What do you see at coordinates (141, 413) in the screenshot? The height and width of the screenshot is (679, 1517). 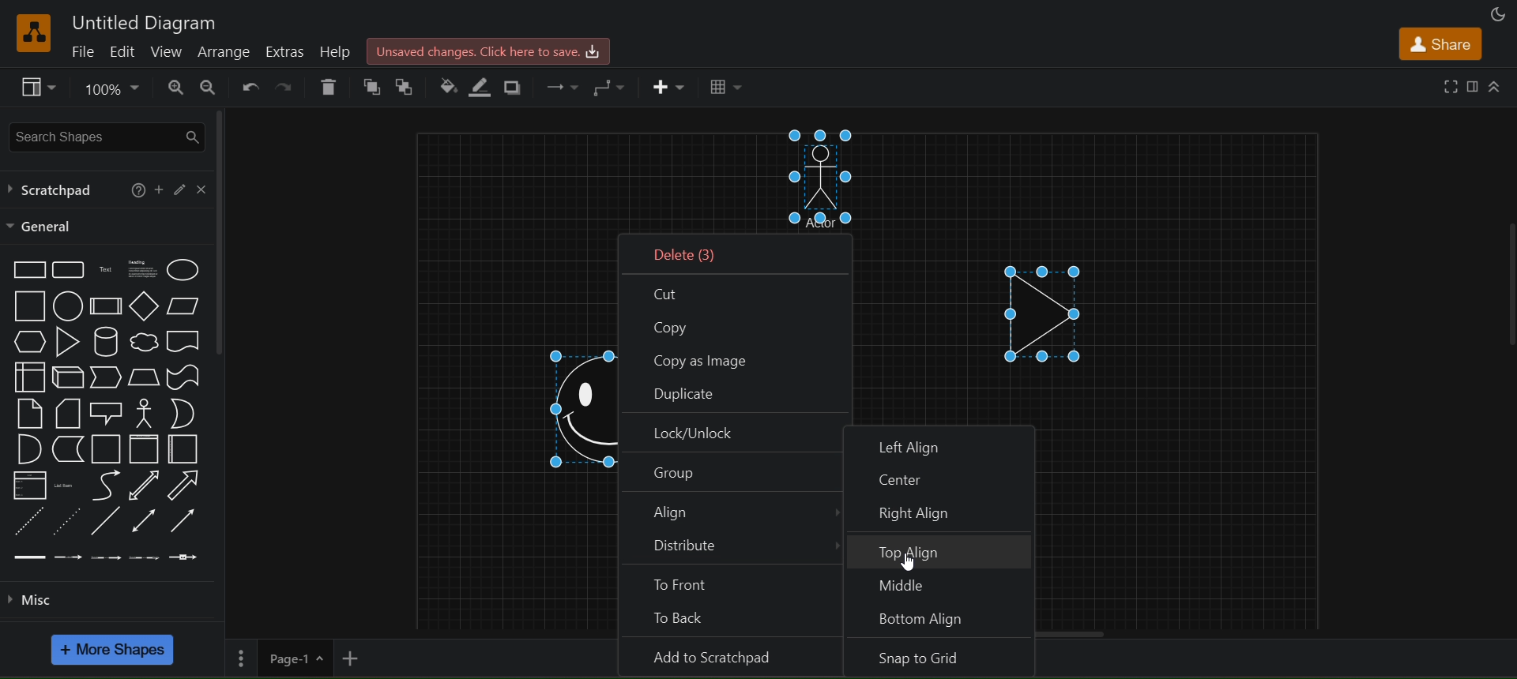 I see `actor` at bounding box center [141, 413].